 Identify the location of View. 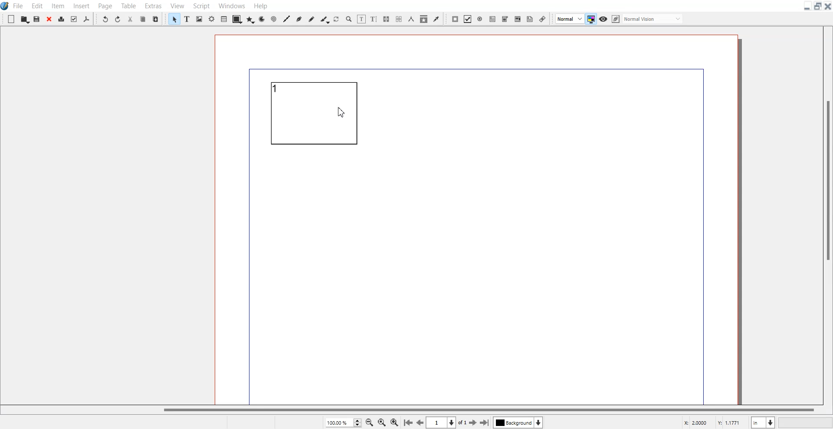
(177, 5).